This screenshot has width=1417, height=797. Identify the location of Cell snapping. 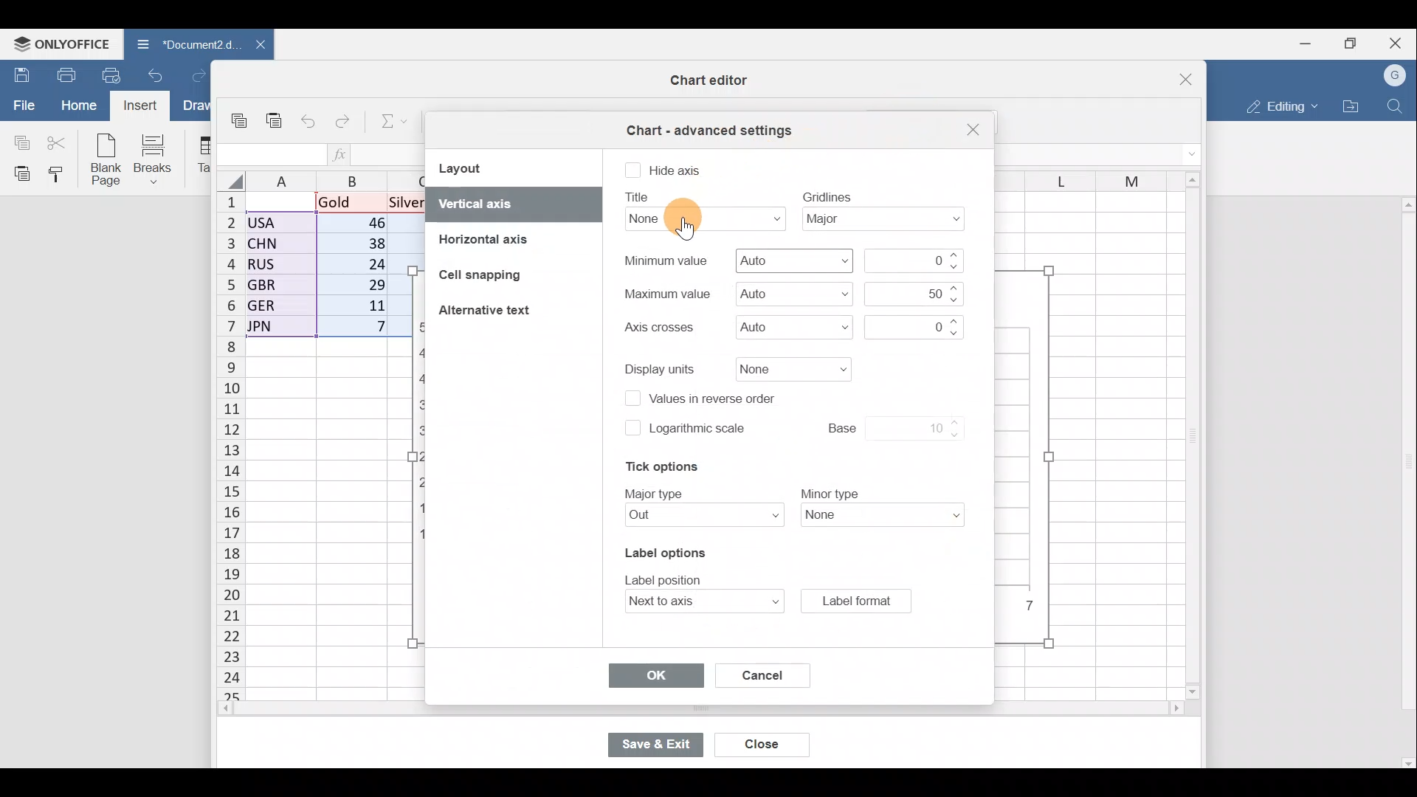
(472, 275).